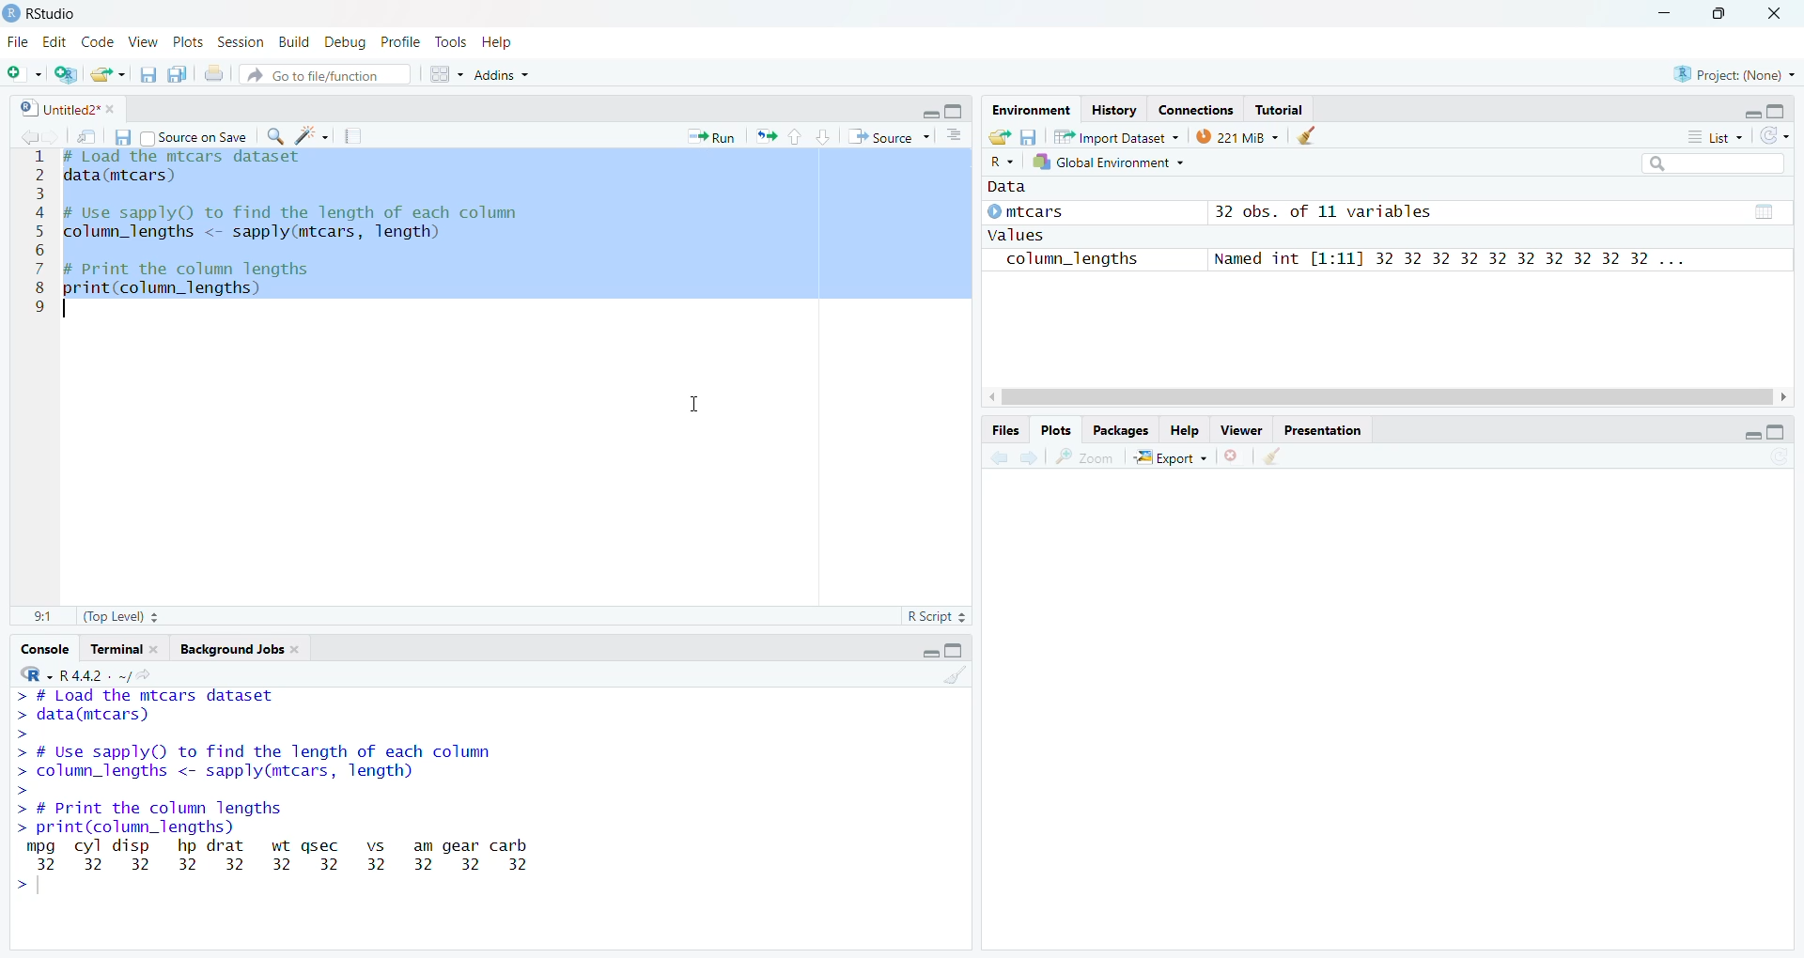  What do you see at coordinates (1313, 135) in the screenshot?
I see `Clear` at bounding box center [1313, 135].